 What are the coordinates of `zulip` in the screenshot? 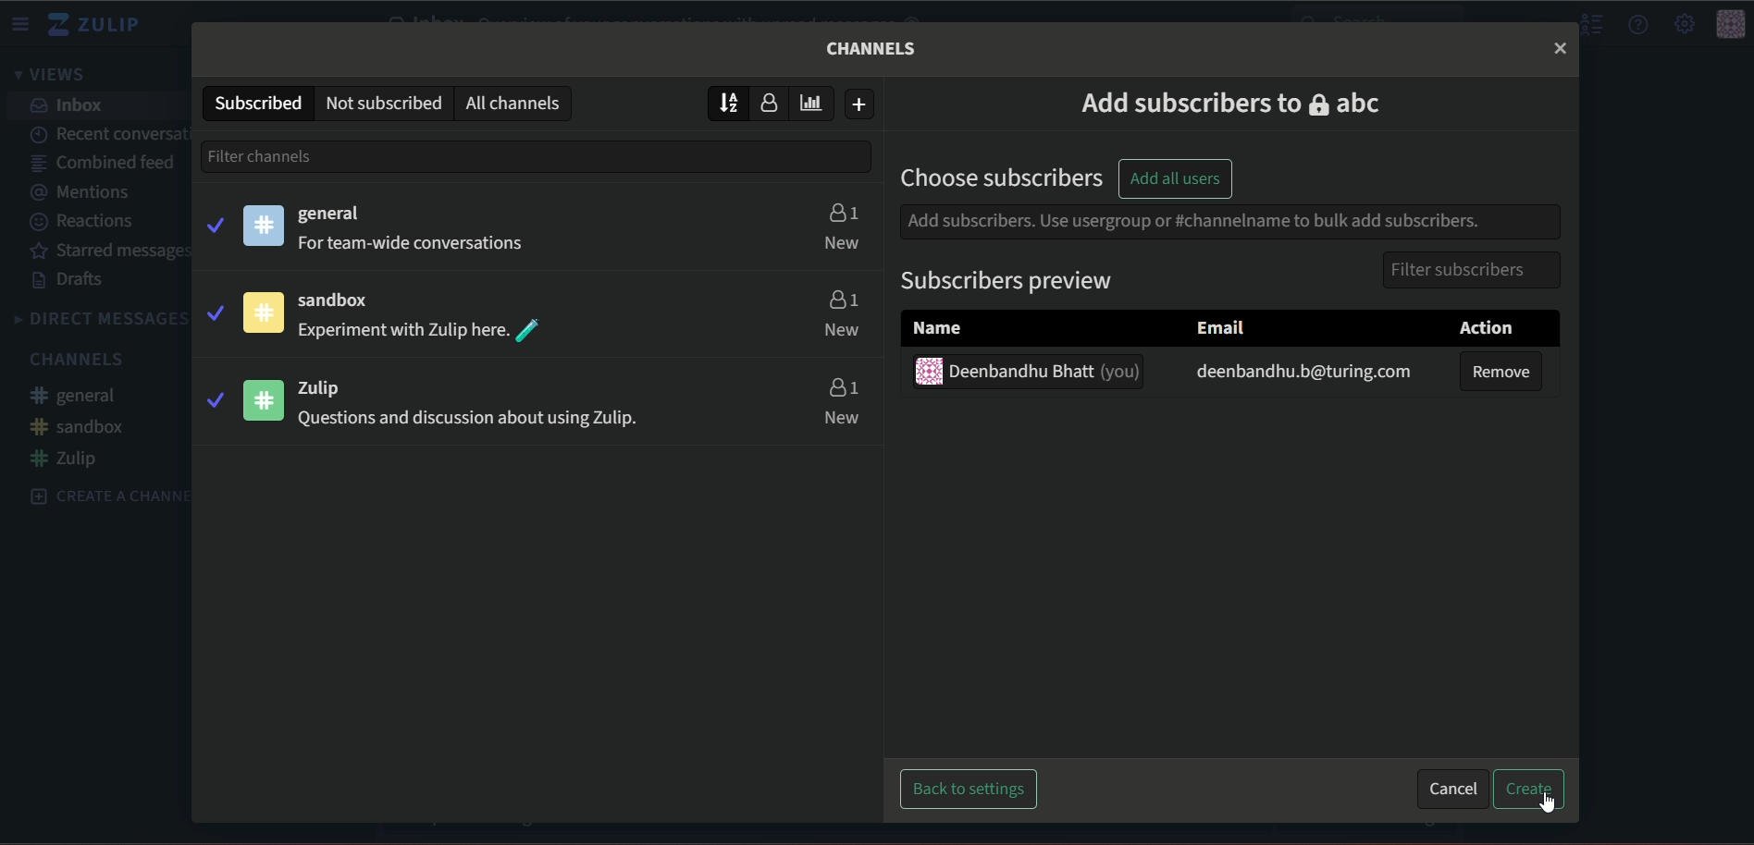 It's located at (333, 386).